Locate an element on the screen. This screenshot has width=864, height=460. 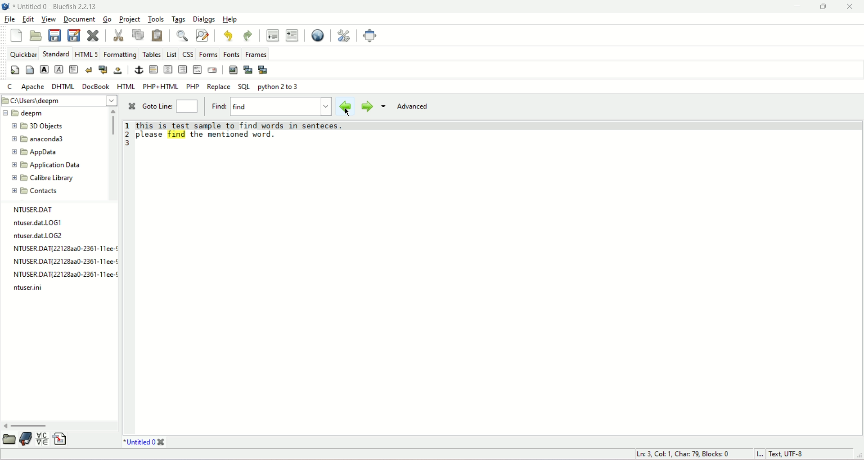
horizontal scroll bar is located at coordinates (26, 425).